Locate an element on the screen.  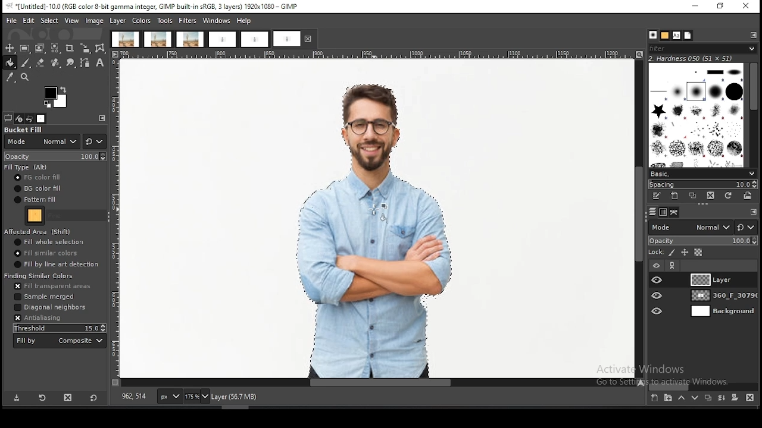
create a new layer group is located at coordinates (667, 397).